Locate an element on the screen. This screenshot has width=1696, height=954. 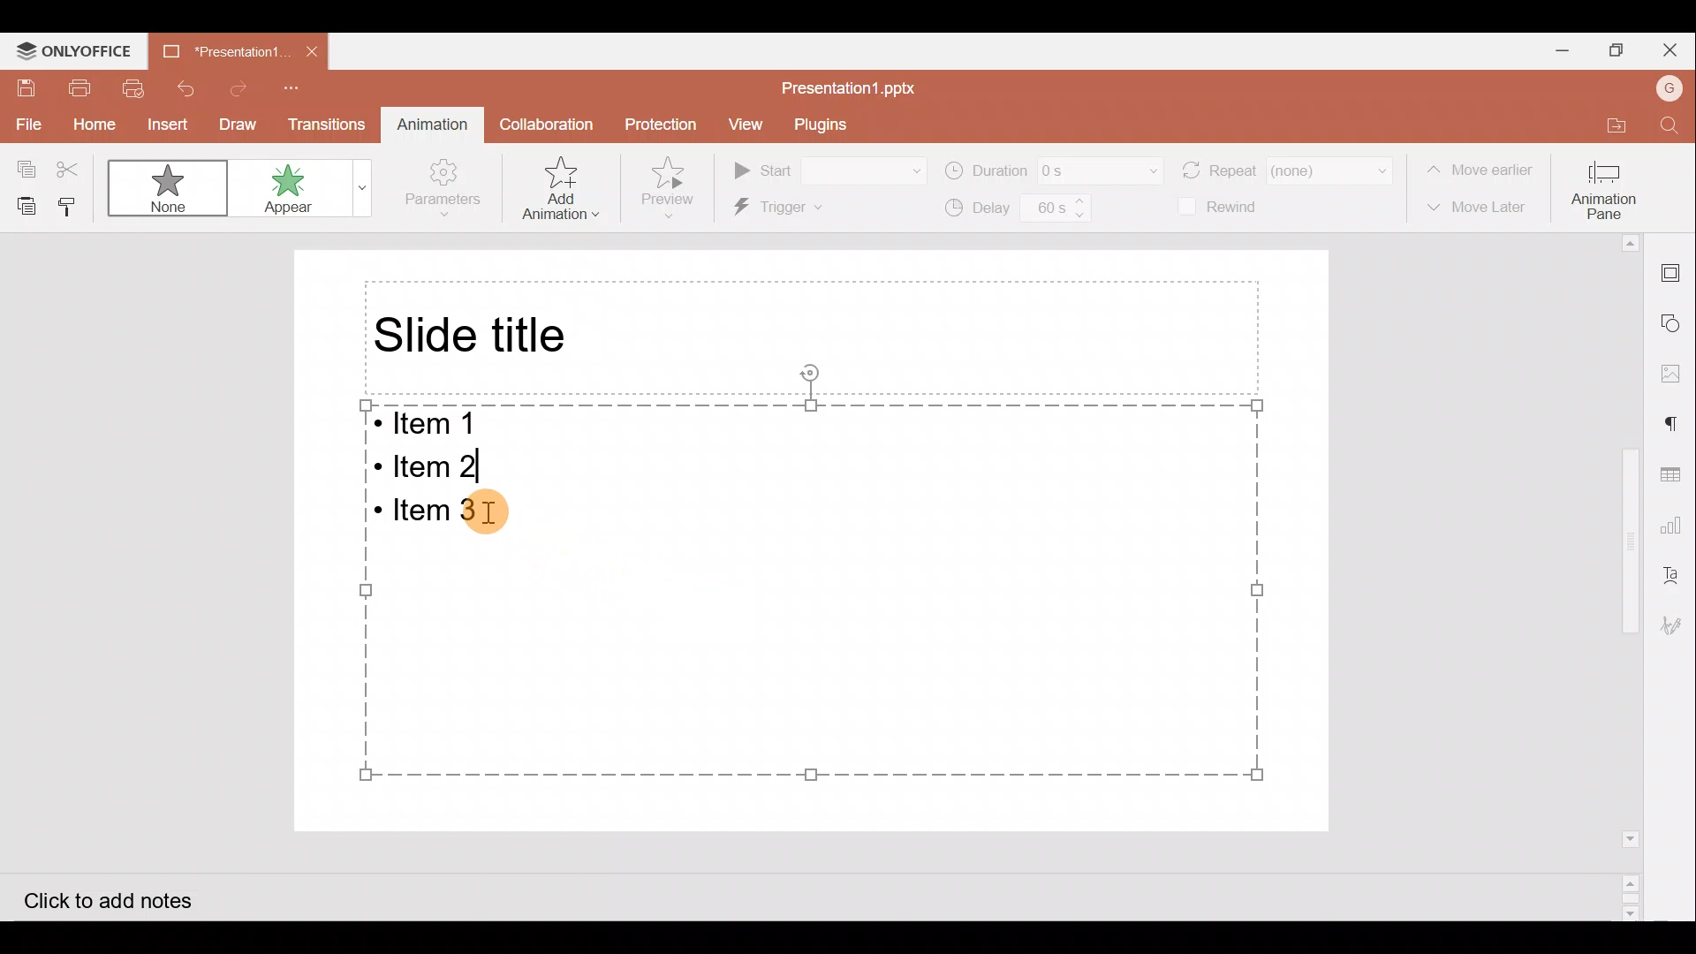
Close document is located at coordinates (307, 49).